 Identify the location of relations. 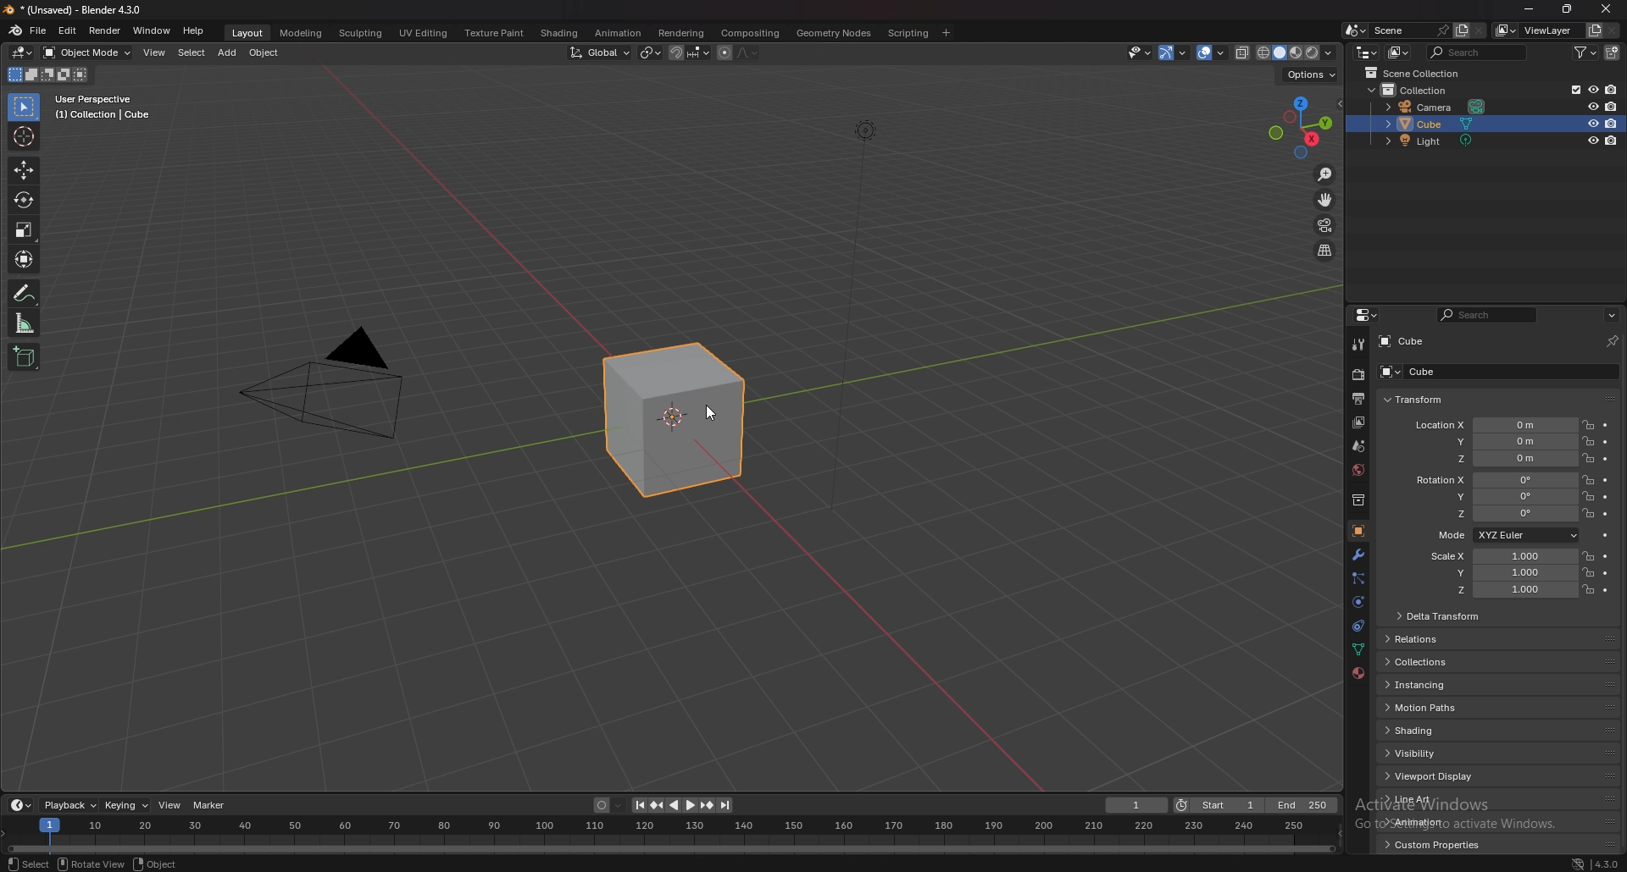
(1441, 639).